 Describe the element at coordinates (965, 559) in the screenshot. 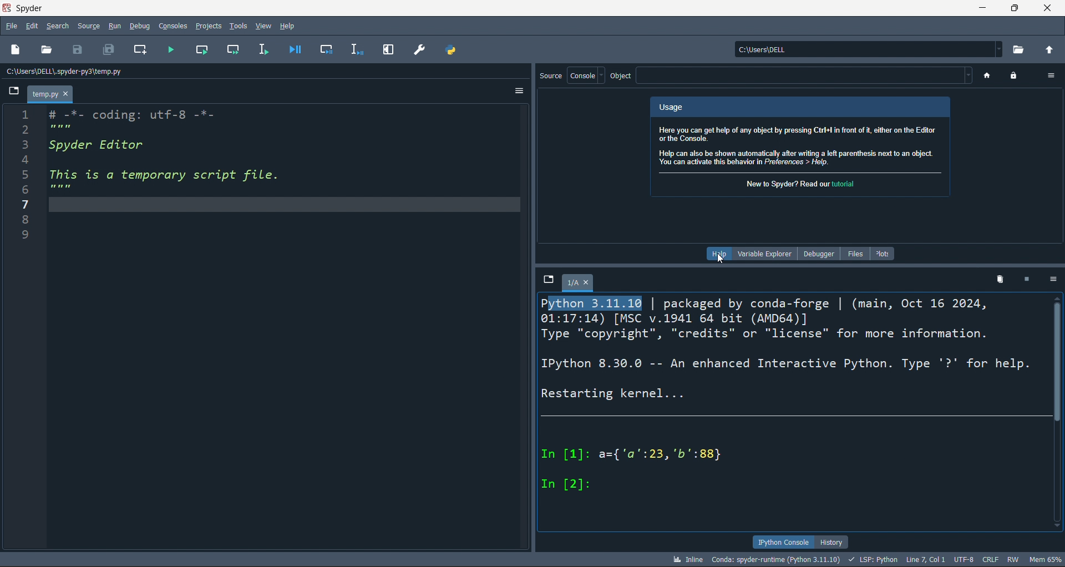

I see `UTF-8` at that location.